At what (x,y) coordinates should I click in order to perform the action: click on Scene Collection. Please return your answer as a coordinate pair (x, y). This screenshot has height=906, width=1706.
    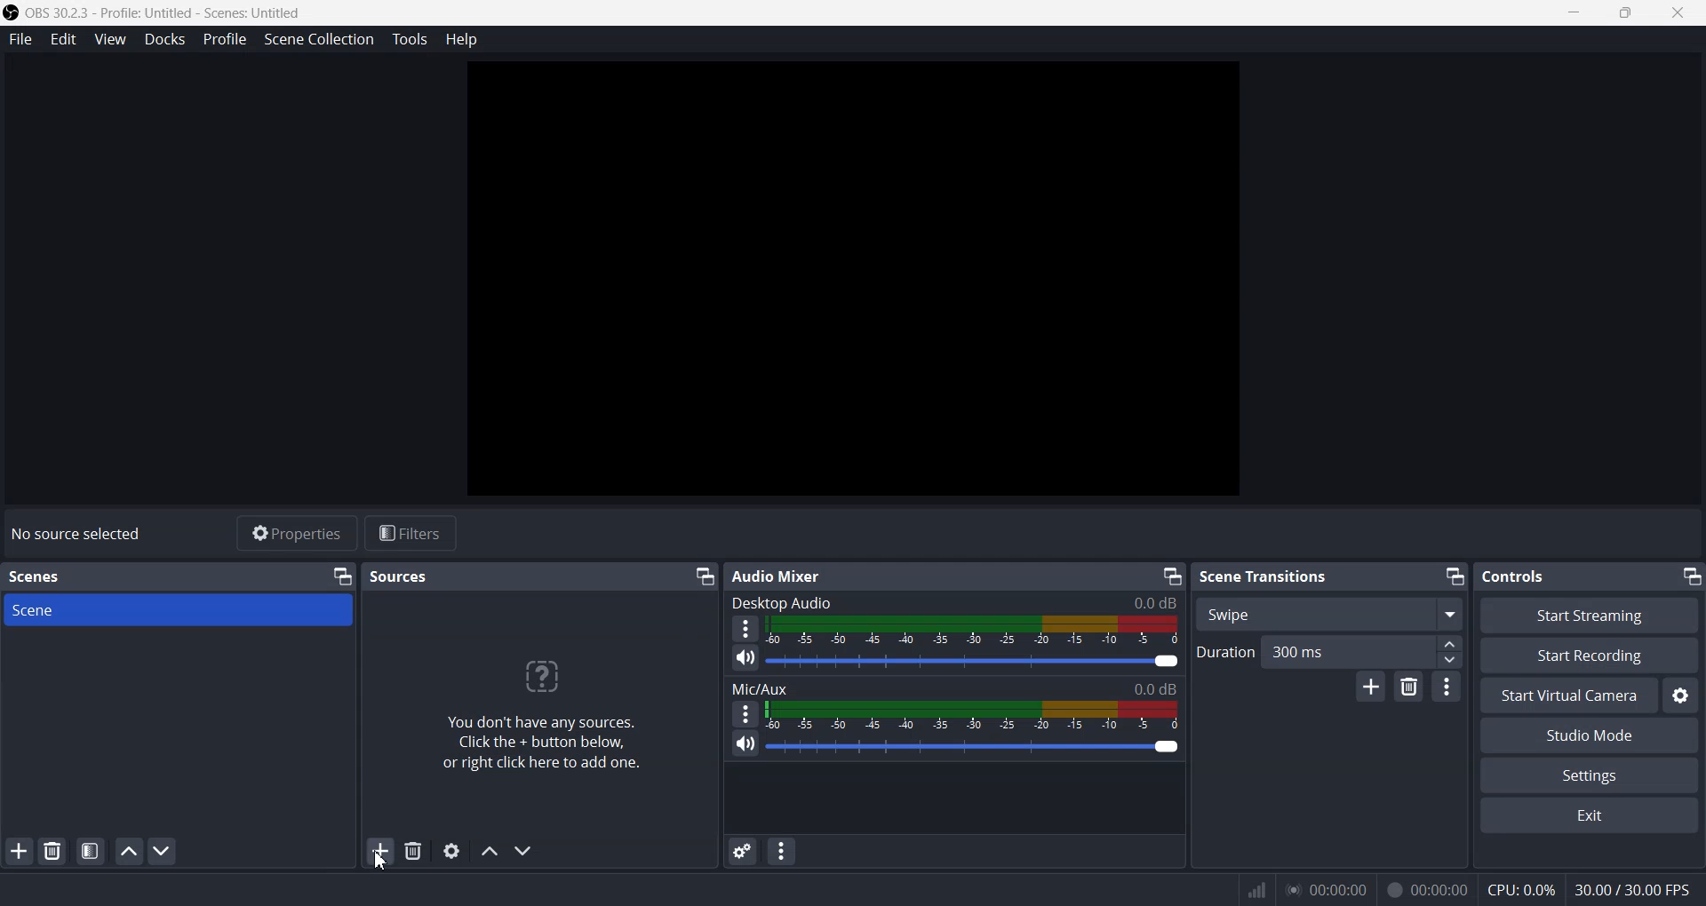
    Looking at the image, I should click on (320, 40).